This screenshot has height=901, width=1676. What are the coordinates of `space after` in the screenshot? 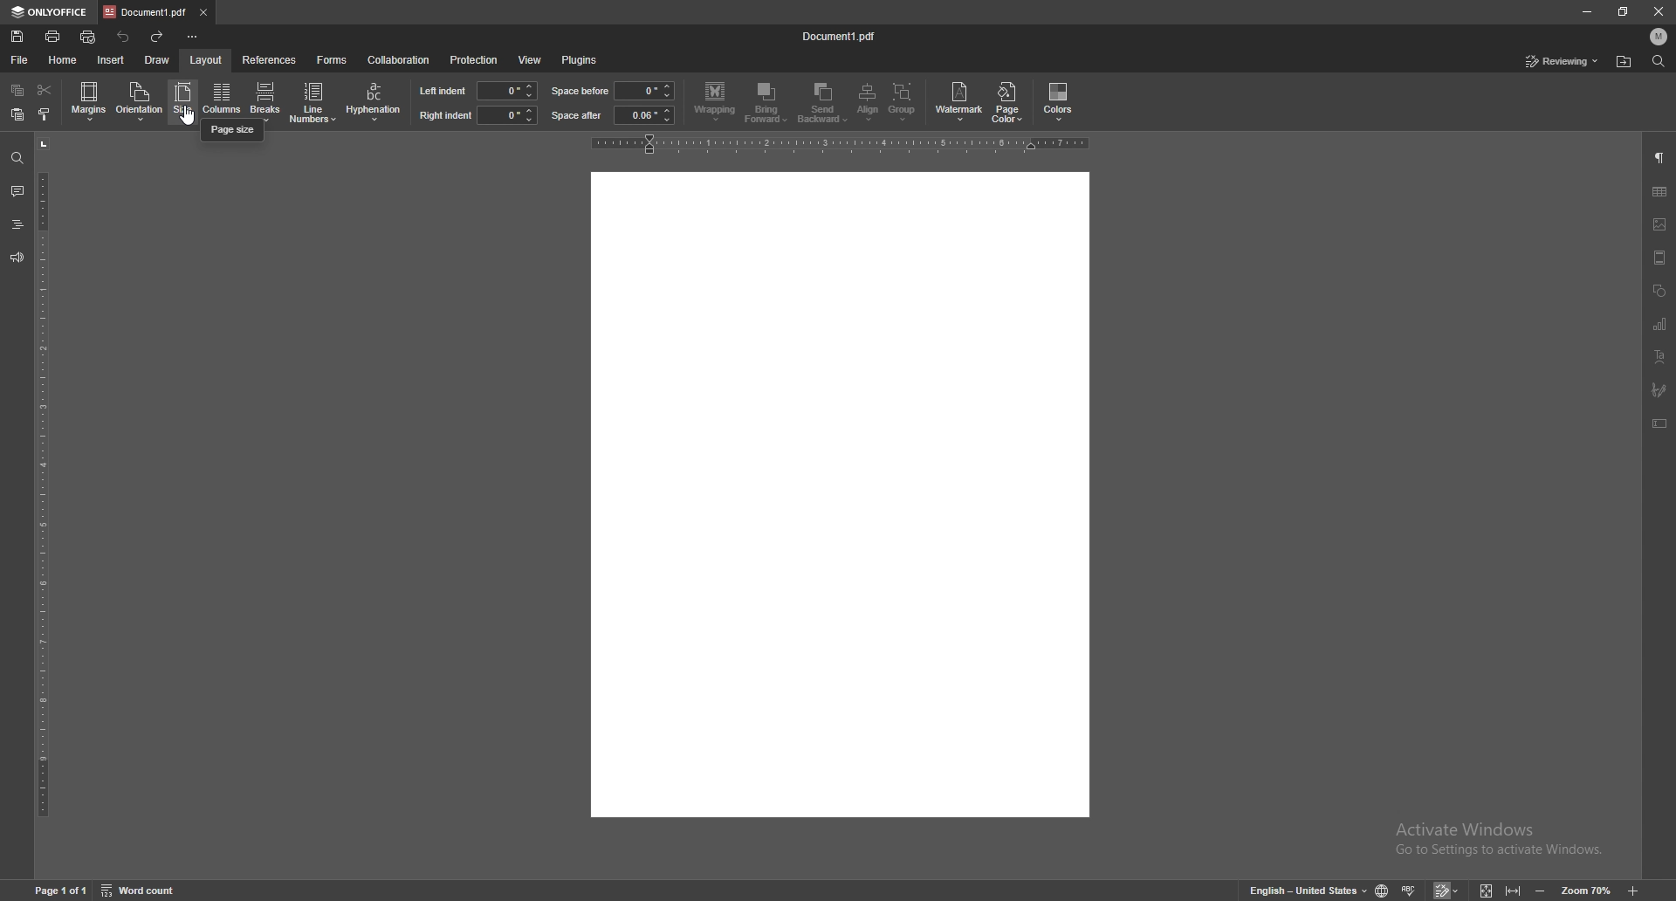 It's located at (577, 115).